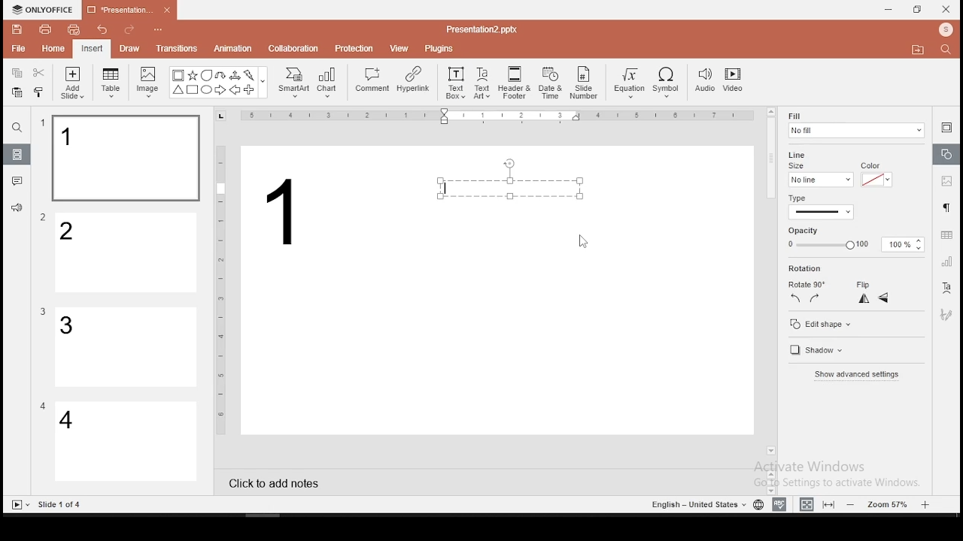  I want to click on Flash, so click(251, 75).